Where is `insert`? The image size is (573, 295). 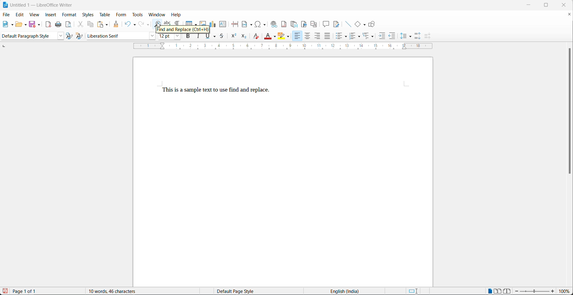
insert is located at coordinates (51, 14).